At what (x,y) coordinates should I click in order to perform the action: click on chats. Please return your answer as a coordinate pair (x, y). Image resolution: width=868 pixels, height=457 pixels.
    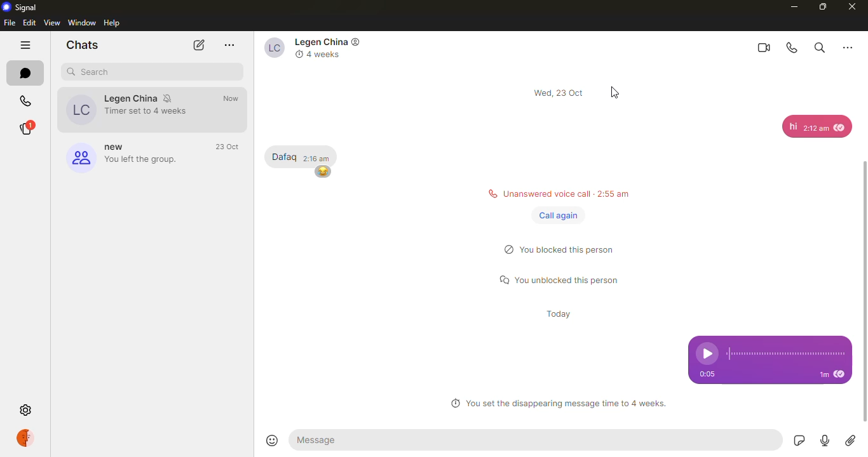
    Looking at the image, I should click on (27, 72).